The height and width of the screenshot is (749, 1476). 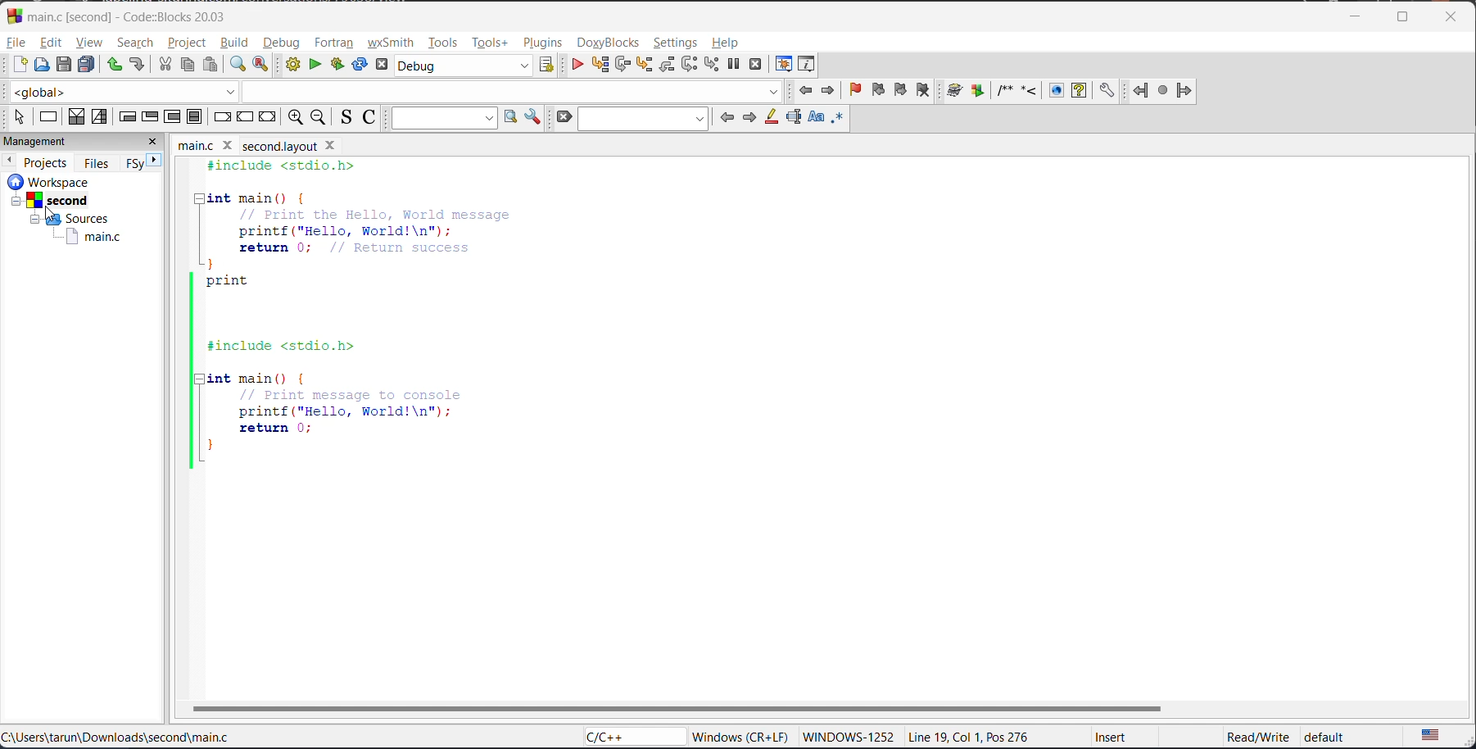 What do you see at coordinates (782, 66) in the screenshot?
I see `debugging windows` at bounding box center [782, 66].